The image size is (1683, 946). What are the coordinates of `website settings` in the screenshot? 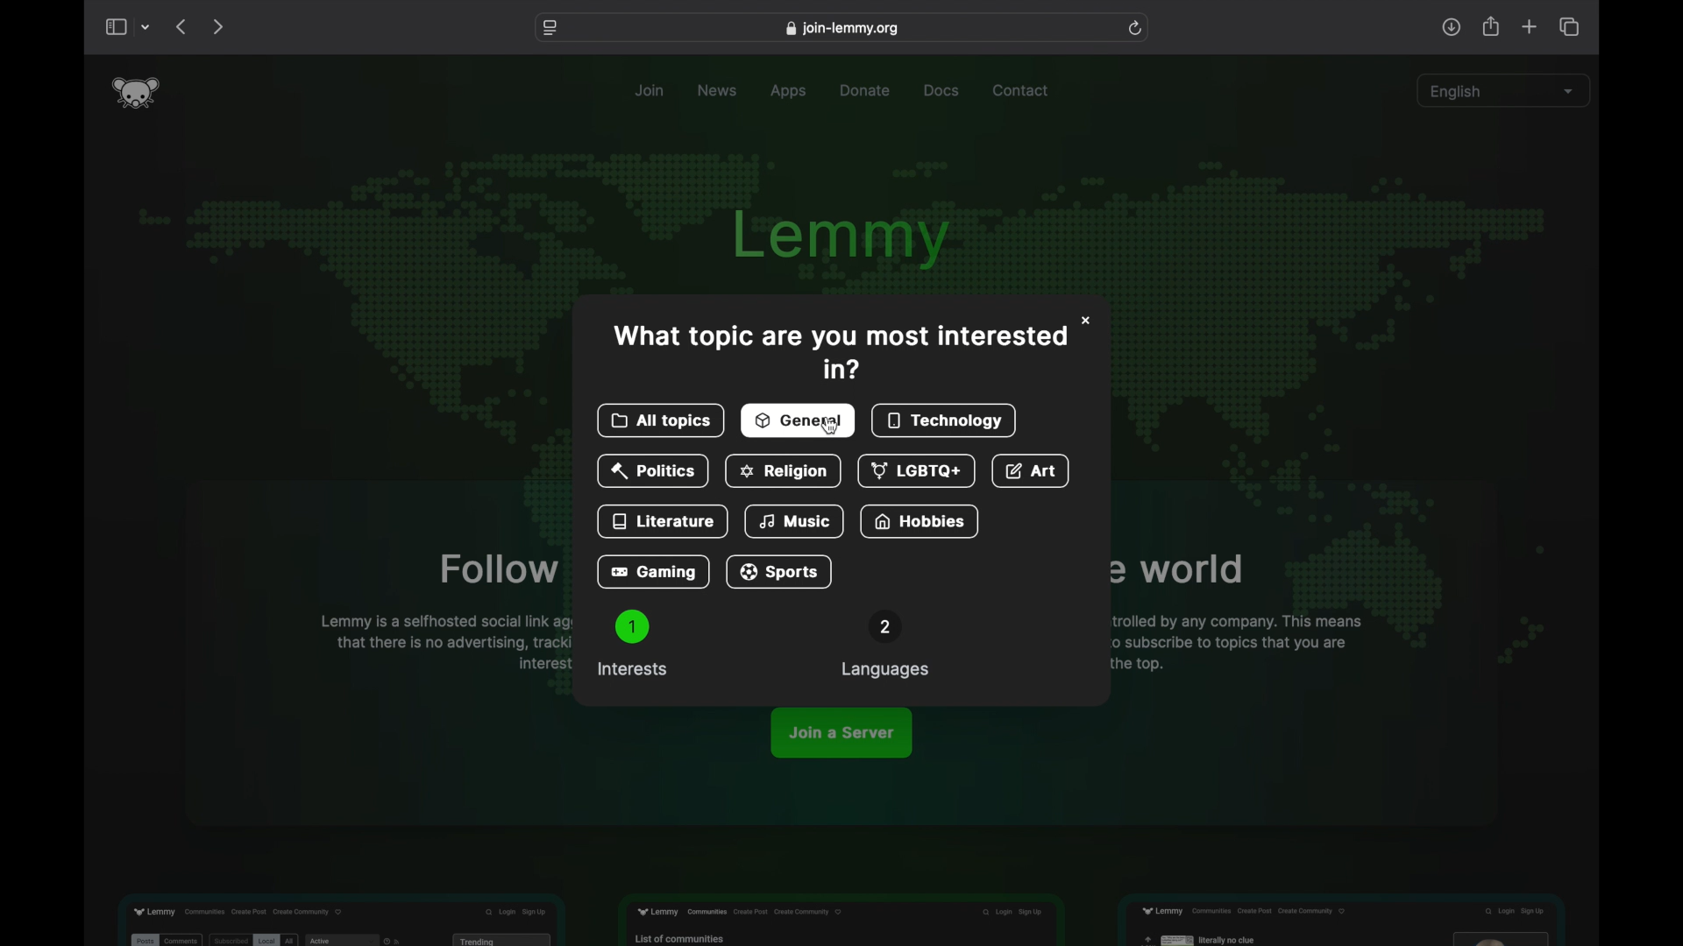 It's located at (551, 28).